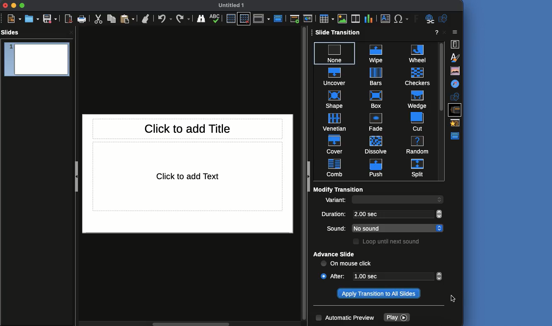 This screenshot has width=552, height=326. I want to click on Start from current slide, so click(308, 18).